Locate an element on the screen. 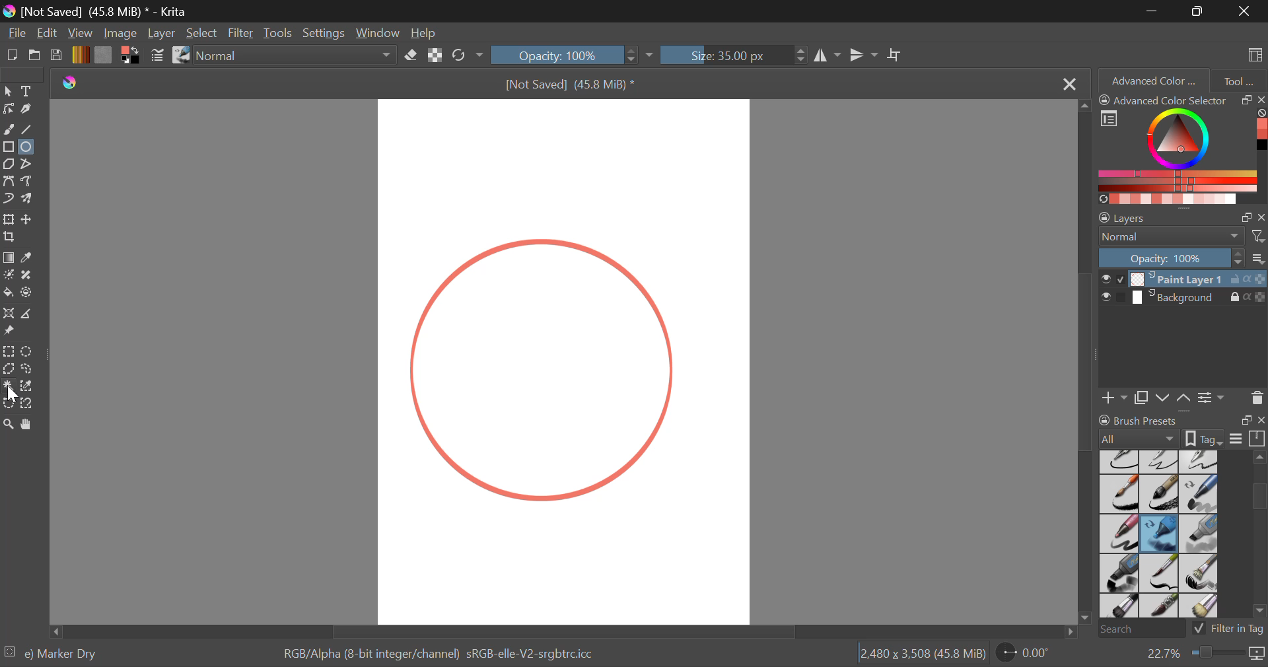 The width and height of the screenshot is (1268, 667). Measure Images is located at coordinates (28, 316).